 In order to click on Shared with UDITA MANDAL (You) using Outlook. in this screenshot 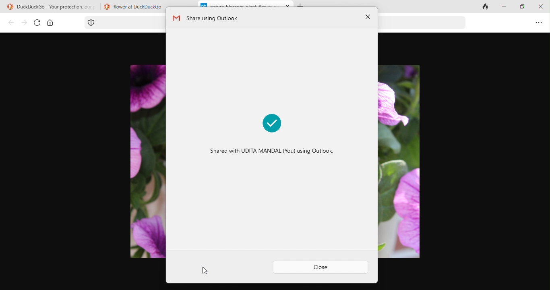, I will do `click(273, 153)`.